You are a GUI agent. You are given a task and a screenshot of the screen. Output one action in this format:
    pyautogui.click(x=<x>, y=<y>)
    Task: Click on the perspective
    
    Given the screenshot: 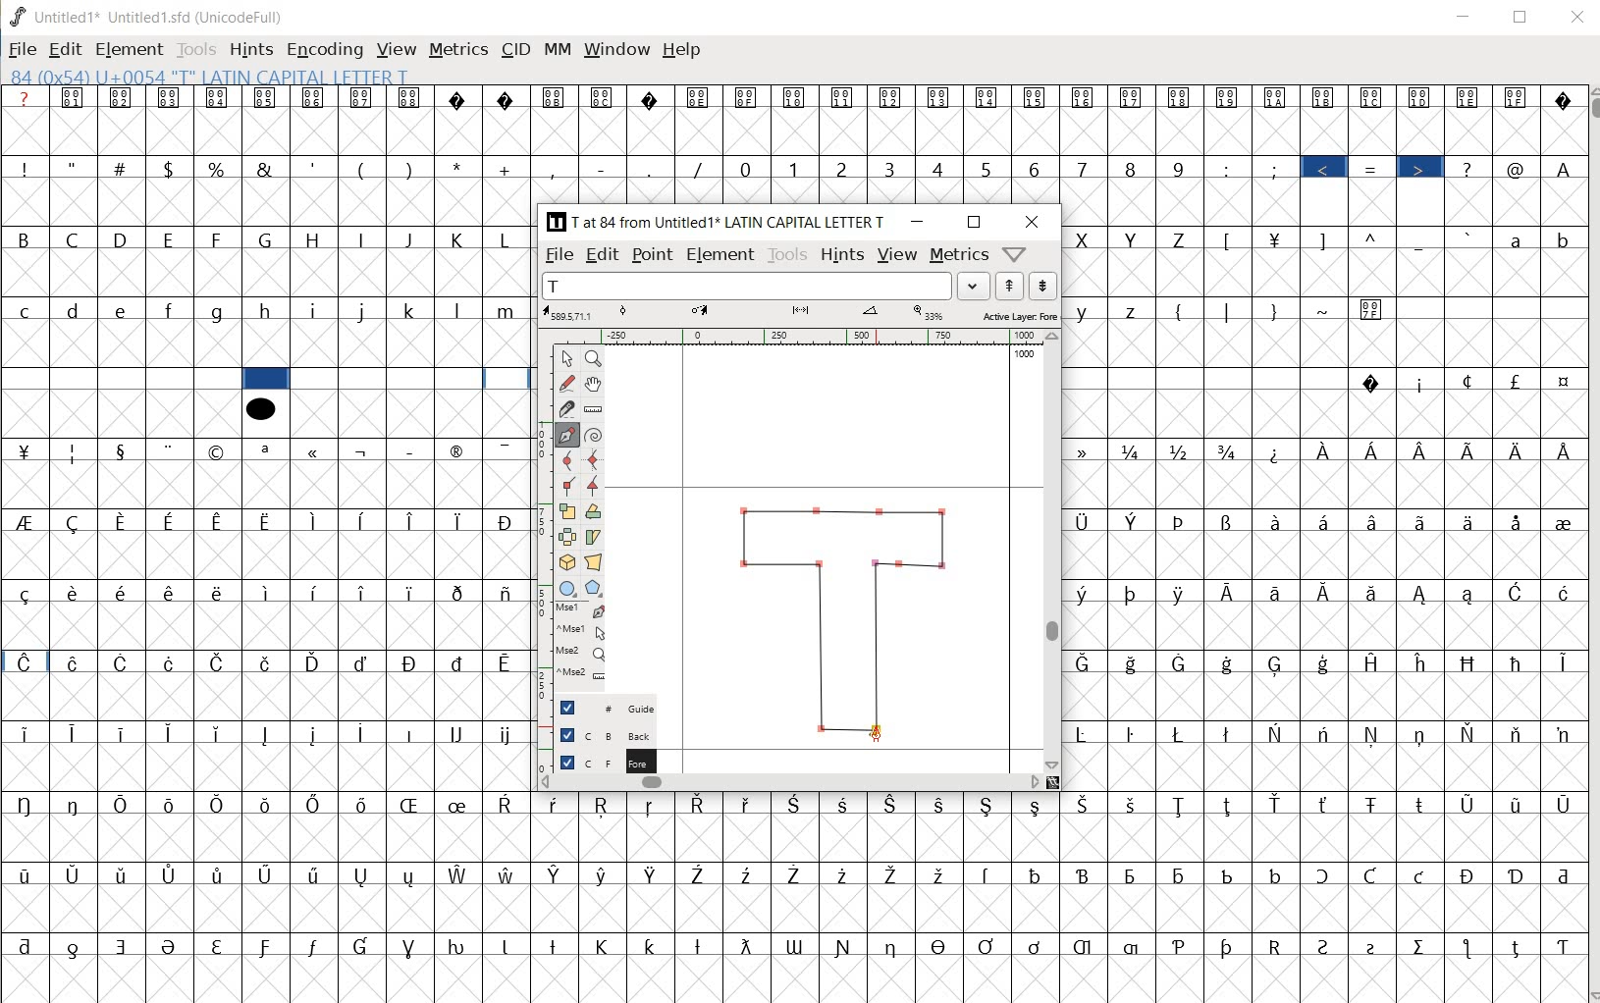 What is the action you would take?
    pyautogui.click(x=594, y=563)
    